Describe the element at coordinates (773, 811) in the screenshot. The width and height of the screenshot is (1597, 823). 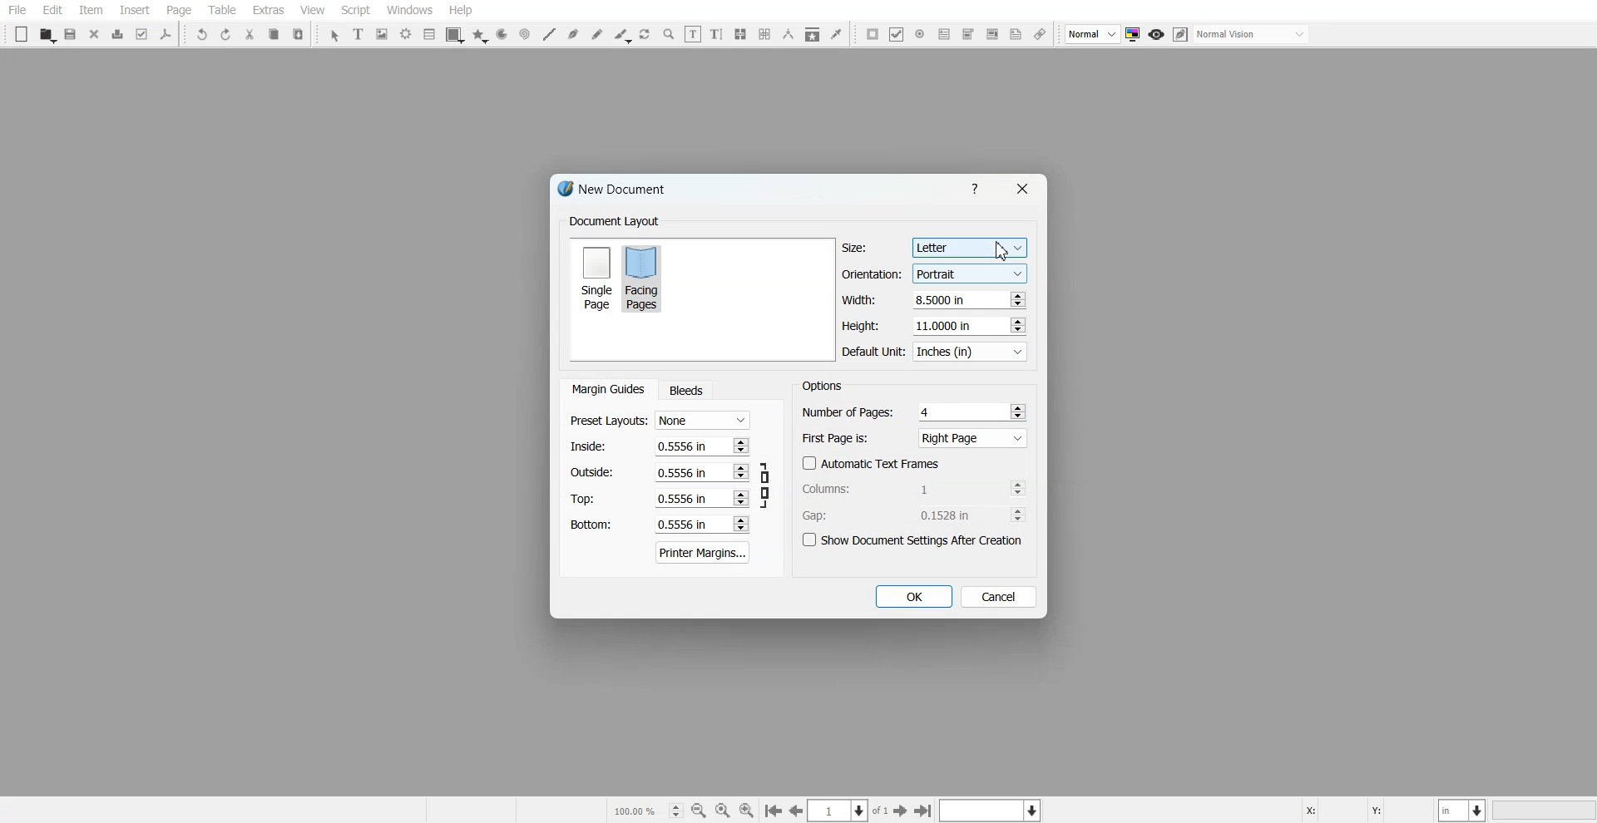
I see `Go to the first page` at that location.